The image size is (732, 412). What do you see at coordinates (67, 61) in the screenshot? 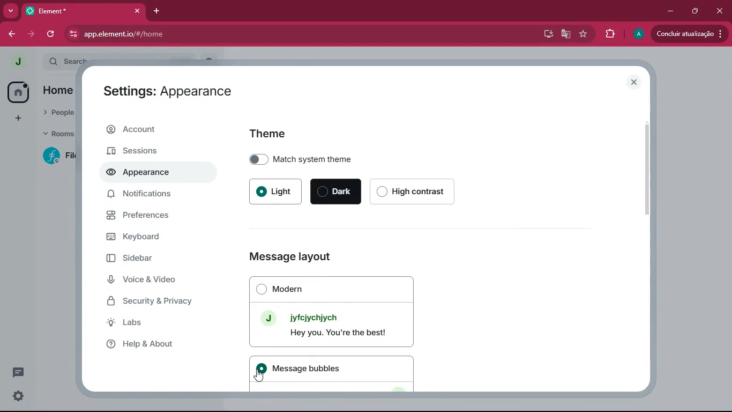
I see `search` at bounding box center [67, 61].